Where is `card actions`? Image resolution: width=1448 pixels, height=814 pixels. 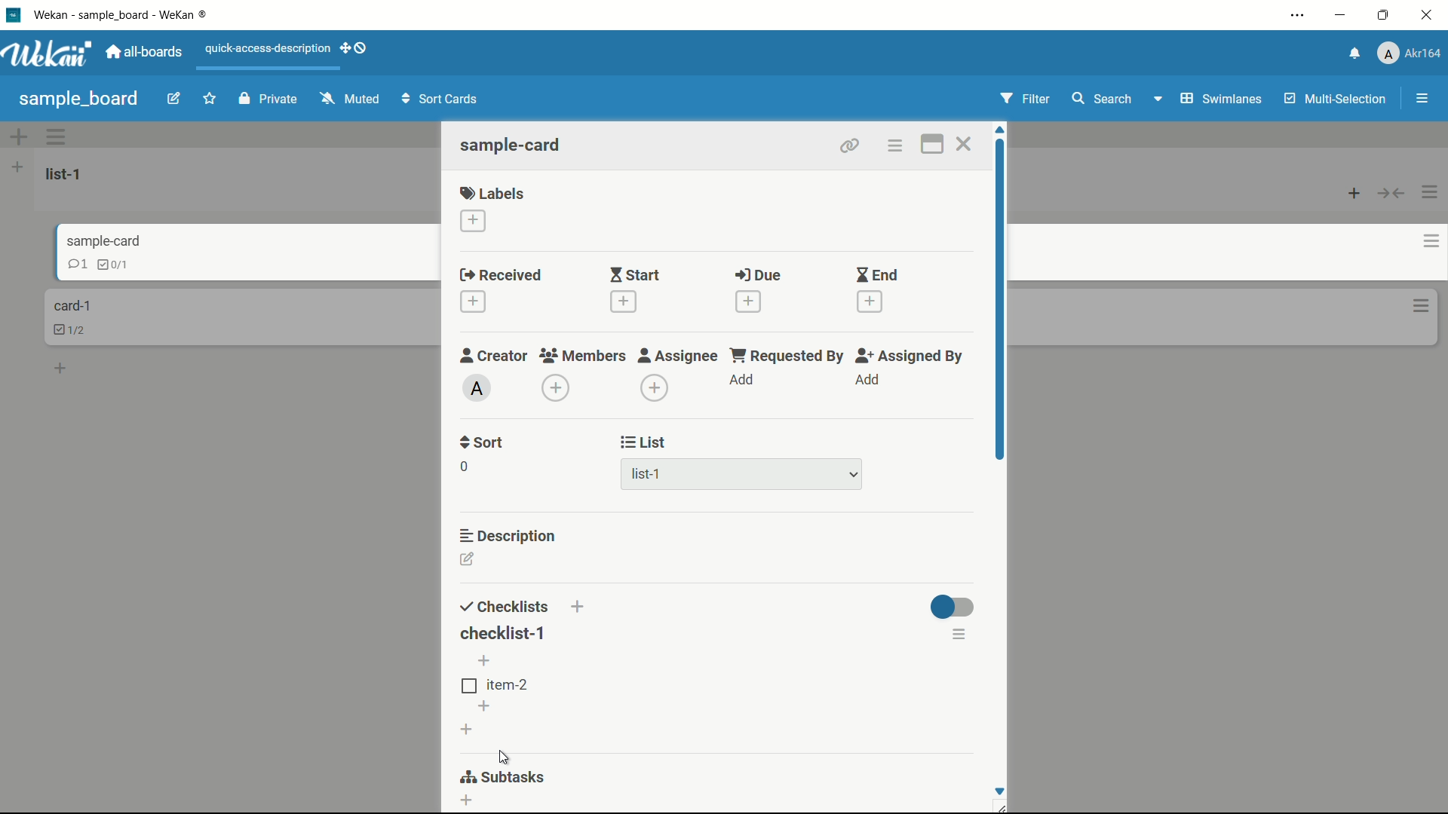 card actions is located at coordinates (1420, 242).